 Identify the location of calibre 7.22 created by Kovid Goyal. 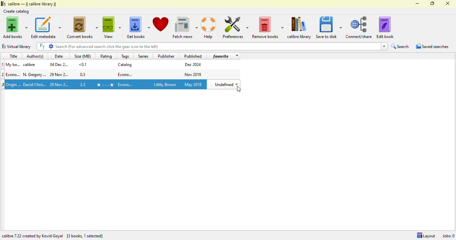
(32, 236).